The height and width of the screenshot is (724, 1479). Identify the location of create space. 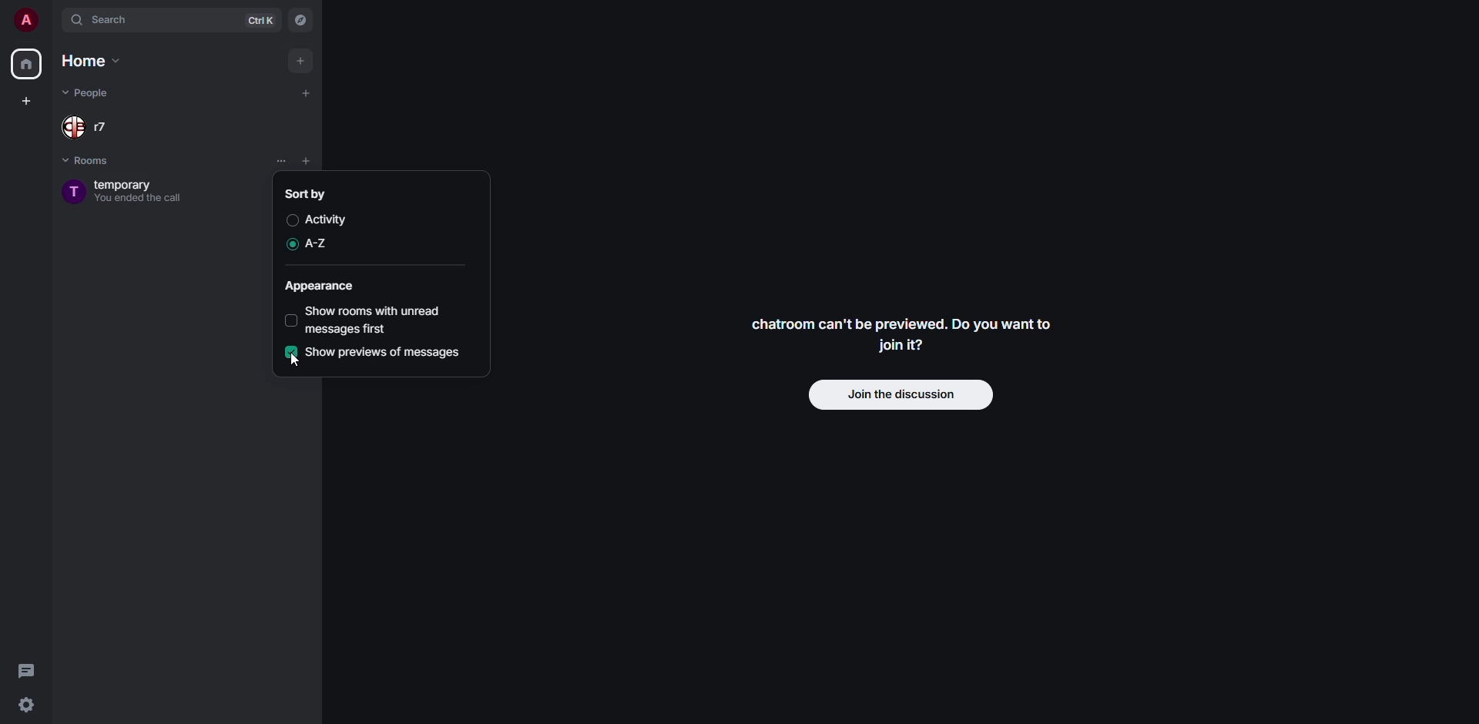
(26, 100).